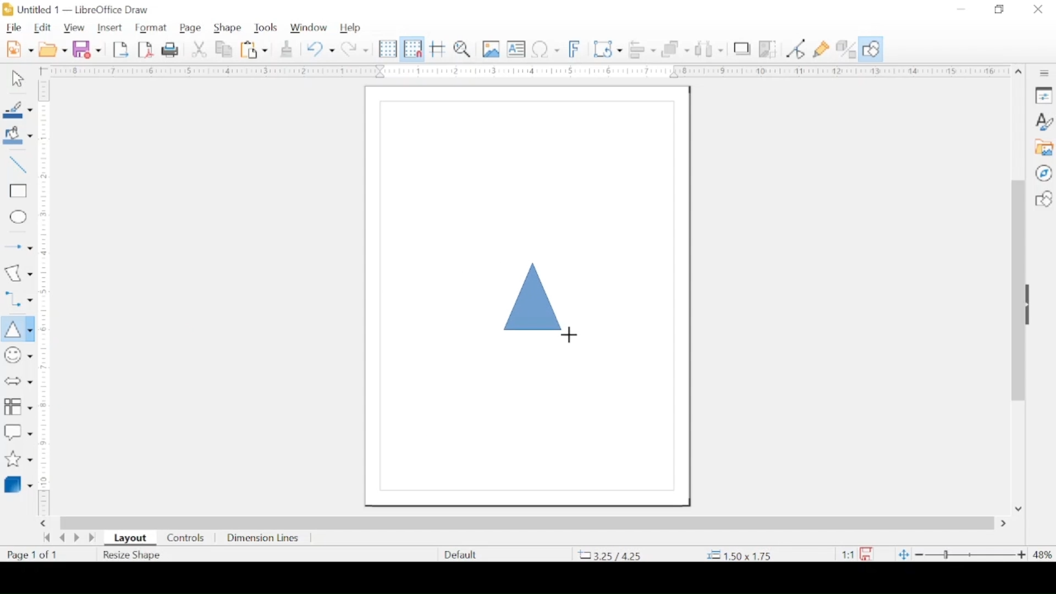 This screenshot has height=594, width=1056. Describe the element at coordinates (18, 81) in the screenshot. I see `select` at that location.